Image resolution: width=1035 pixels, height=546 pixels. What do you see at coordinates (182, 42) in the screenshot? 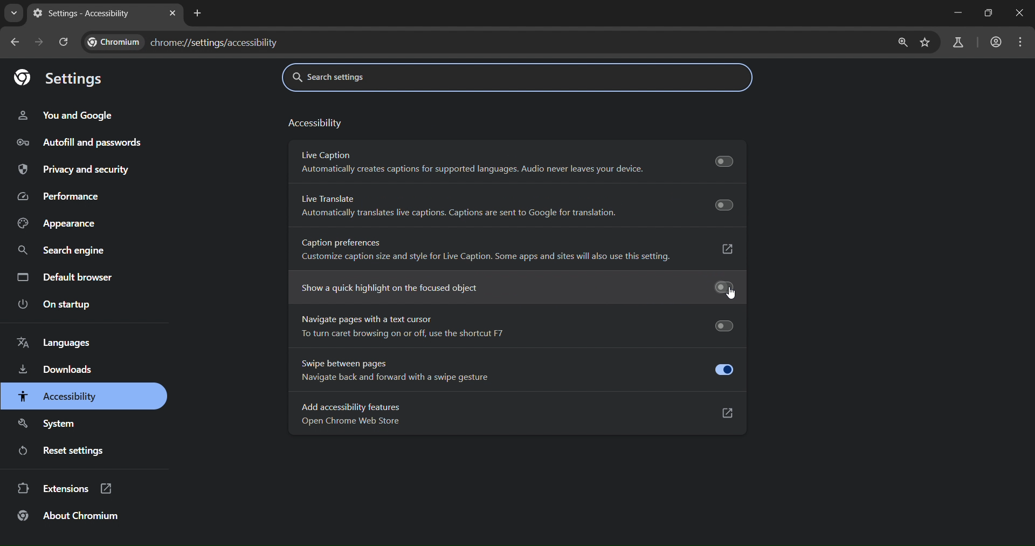
I see `chrome://settings/accessibility` at bounding box center [182, 42].